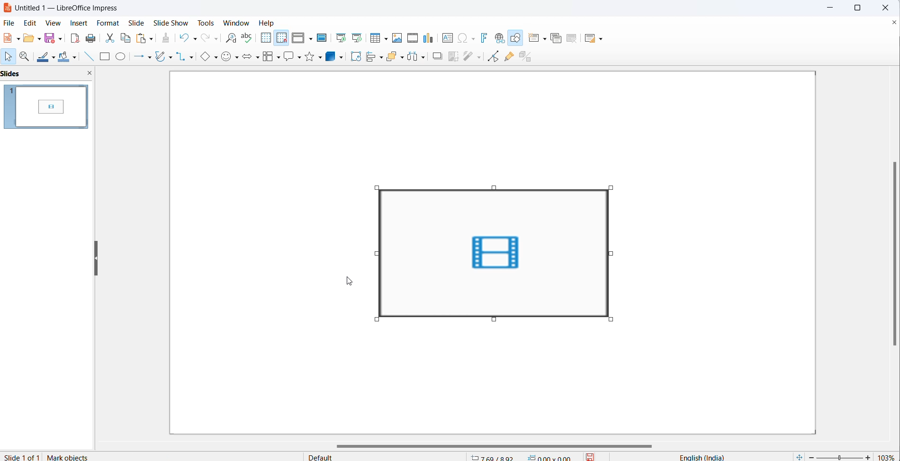 The width and height of the screenshot is (900, 461). What do you see at coordinates (493, 186) in the screenshot?
I see `selection markup` at bounding box center [493, 186].